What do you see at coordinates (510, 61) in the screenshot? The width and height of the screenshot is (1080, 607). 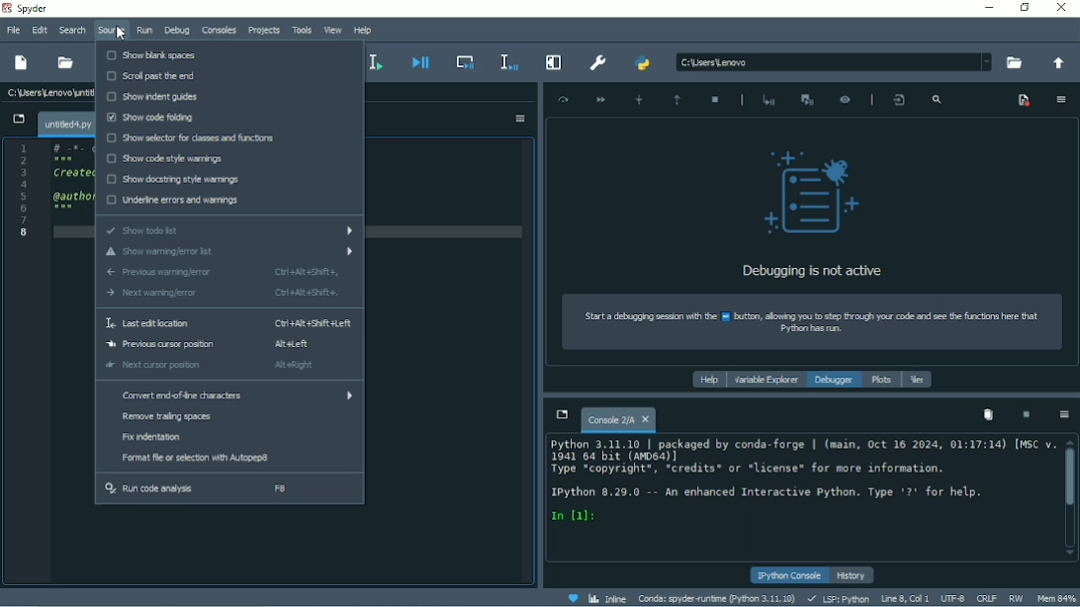 I see `Debug selection or current line` at bounding box center [510, 61].